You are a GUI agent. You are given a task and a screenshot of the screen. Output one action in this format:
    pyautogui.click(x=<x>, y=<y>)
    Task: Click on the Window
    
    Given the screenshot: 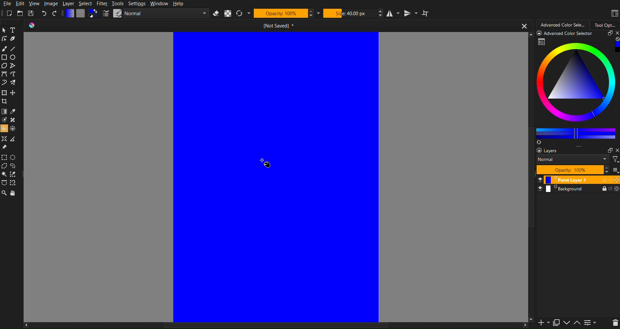 What is the action you would take?
    pyautogui.click(x=159, y=4)
    